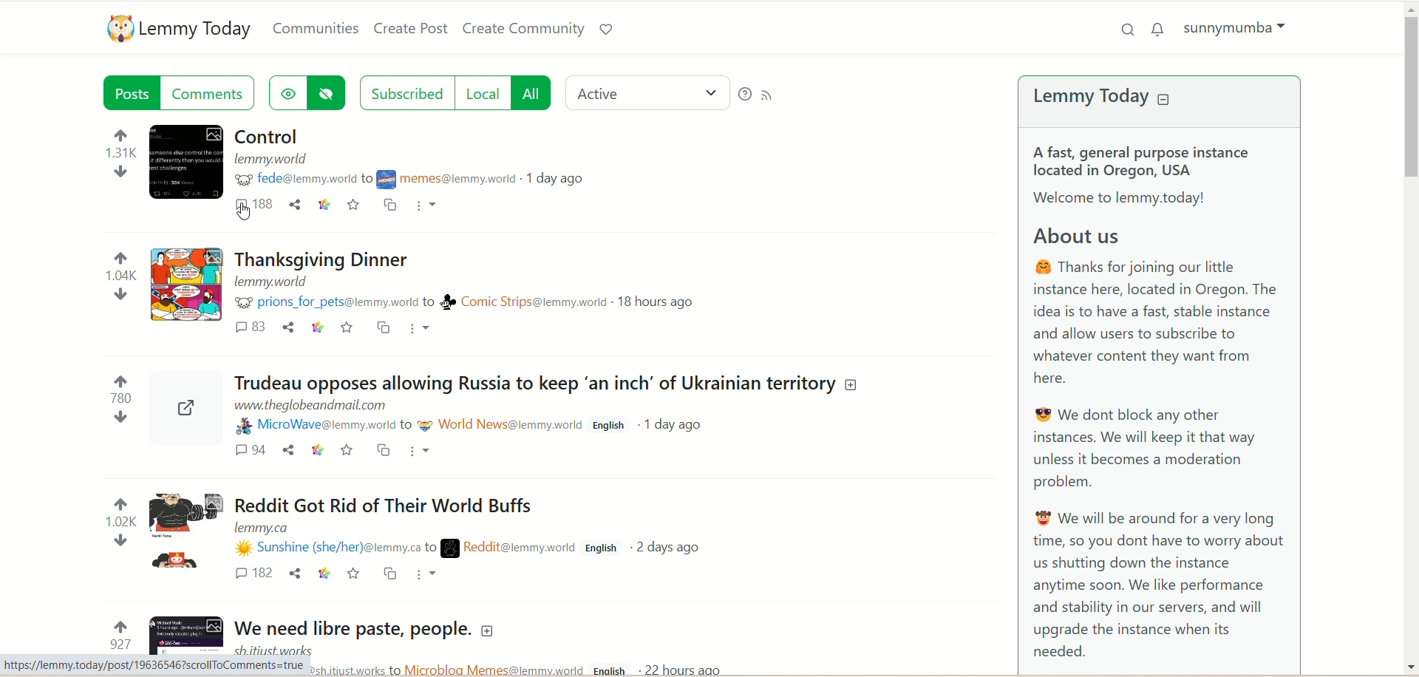 The width and height of the screenshot is (1419, 677). What do you see at coordinates (325, 205) in the screenshot?
I see `link` at bounding box center [325, 205].